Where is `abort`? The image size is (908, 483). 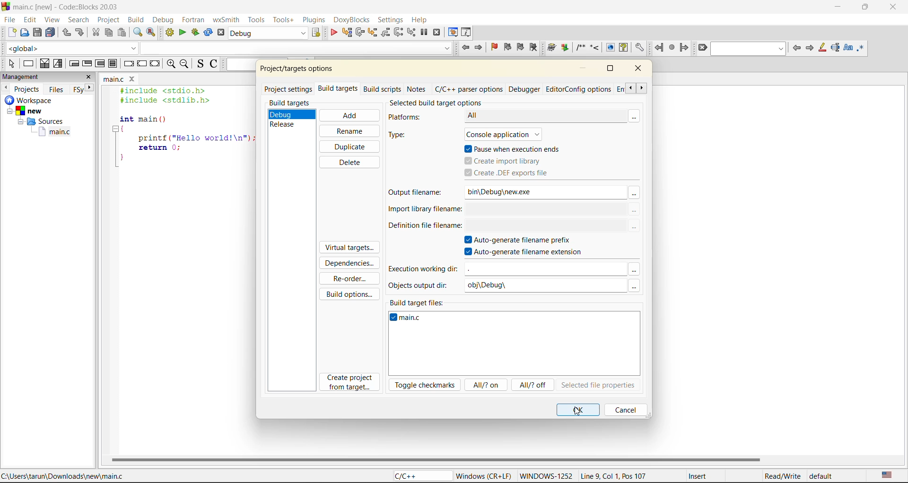
abort is located at coordinates (220, 33).